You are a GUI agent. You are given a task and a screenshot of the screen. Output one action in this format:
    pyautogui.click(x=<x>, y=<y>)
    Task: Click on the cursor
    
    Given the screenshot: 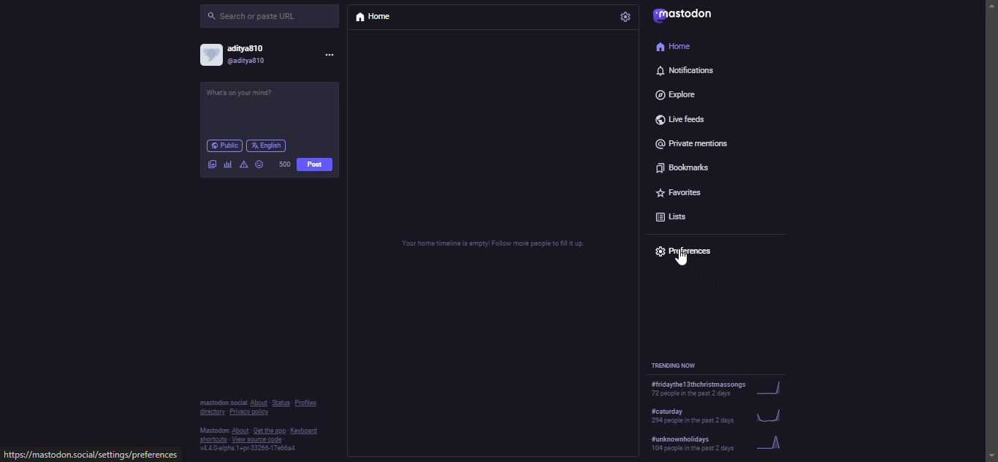 What is the action you would take?
    pyautogui.click(x=683, y=260)
    